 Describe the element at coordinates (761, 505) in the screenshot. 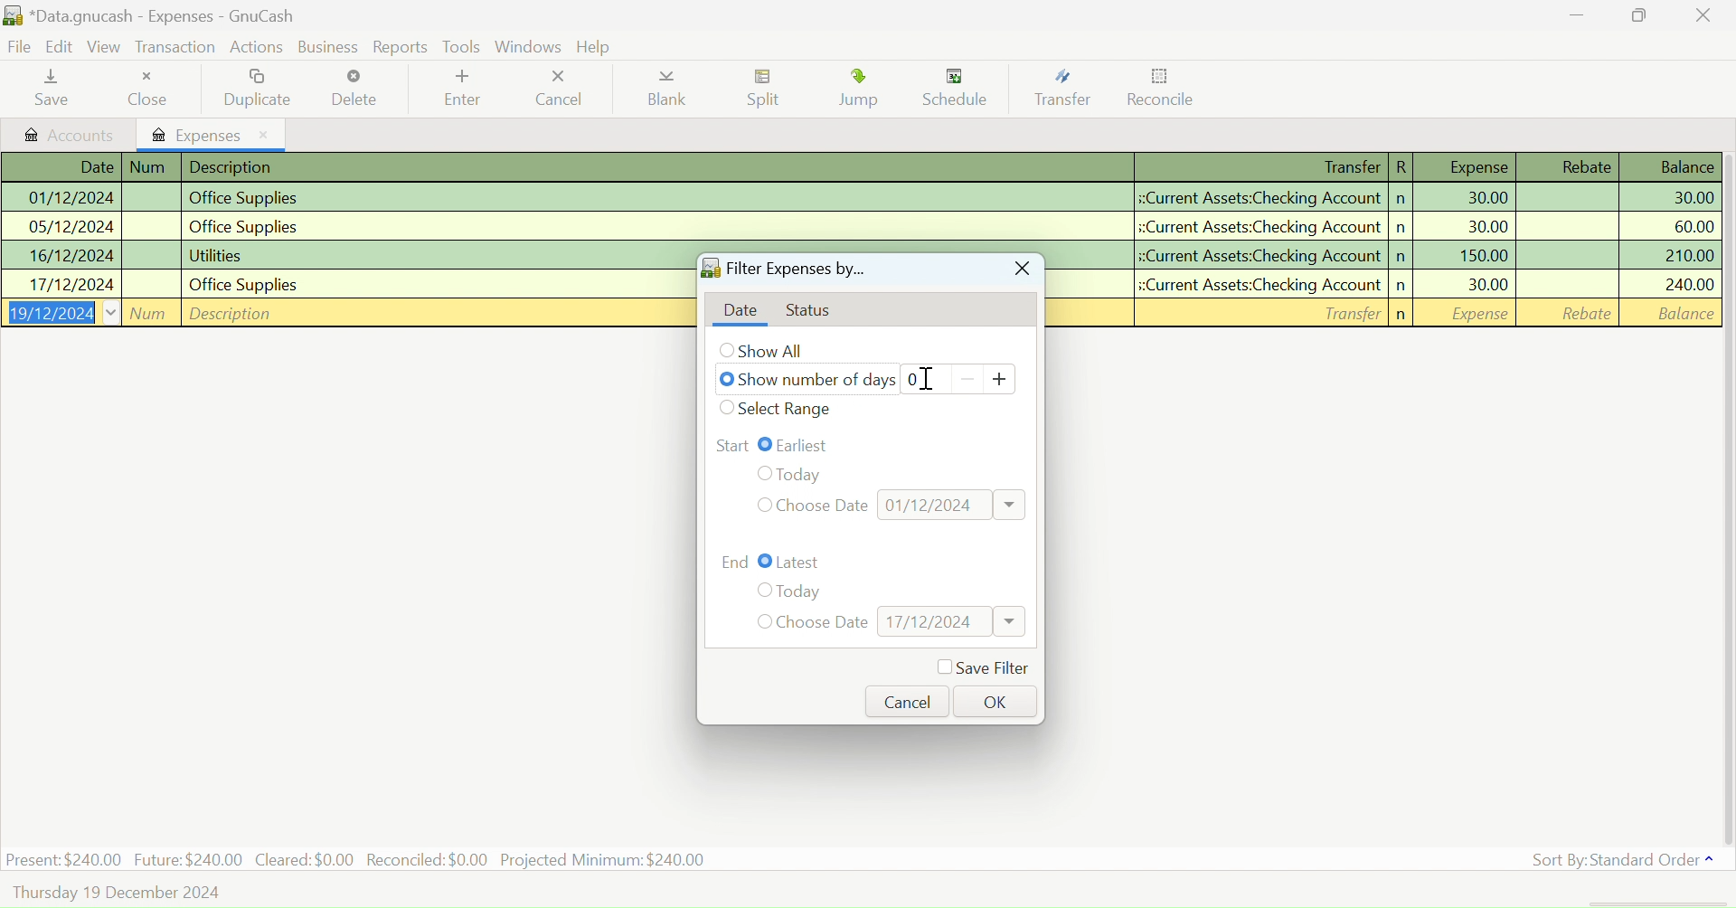

I see `Checkbox` at that location.